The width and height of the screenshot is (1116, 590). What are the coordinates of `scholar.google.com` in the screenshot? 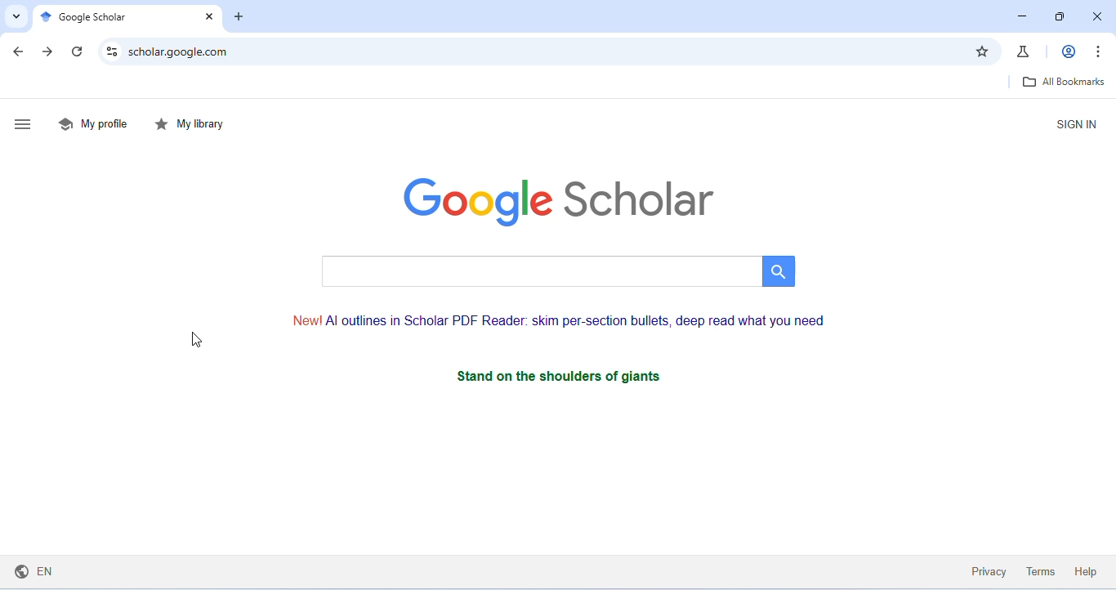 It's located at (543, 51).